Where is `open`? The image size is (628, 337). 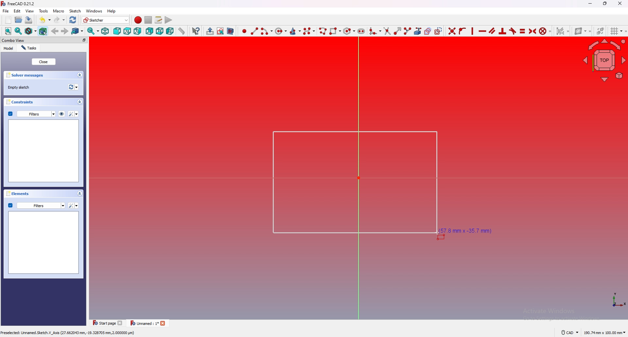
open is located at coordinates (19, 20).